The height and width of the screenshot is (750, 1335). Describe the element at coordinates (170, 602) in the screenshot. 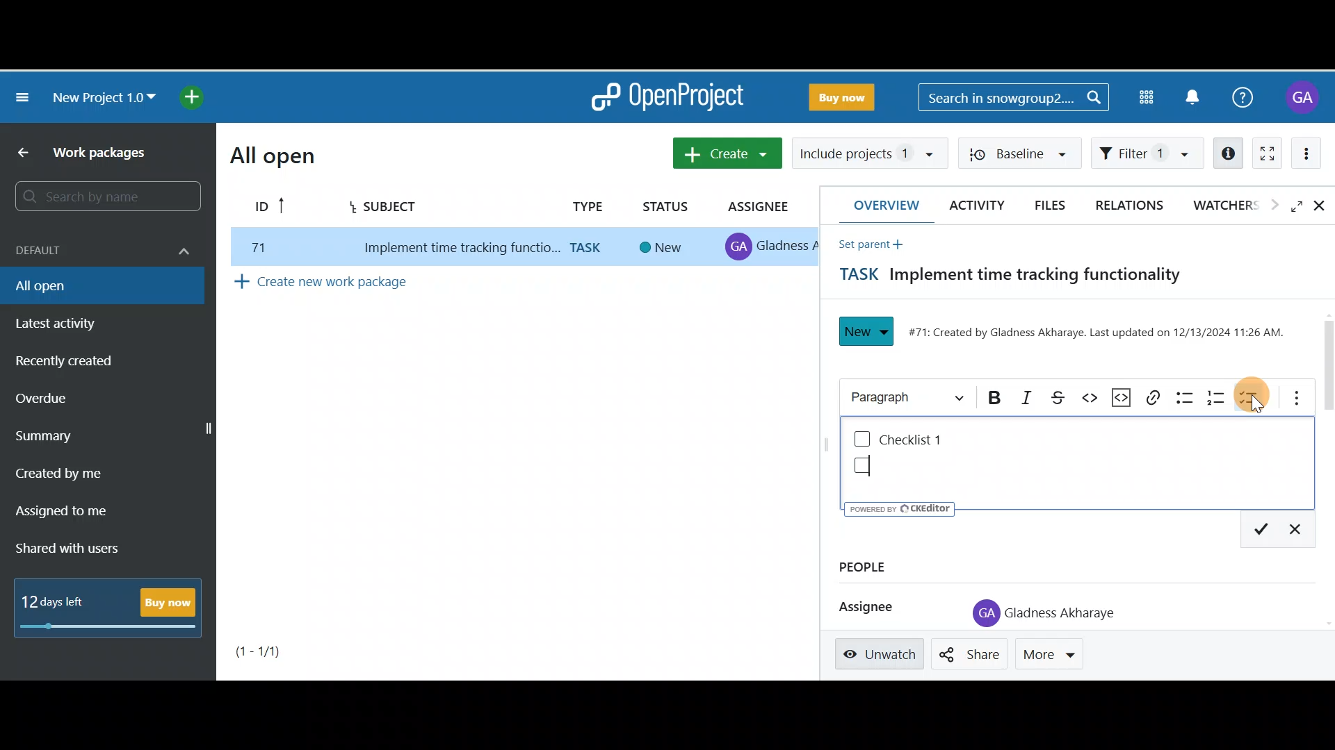

I see `Buy now` at that location.